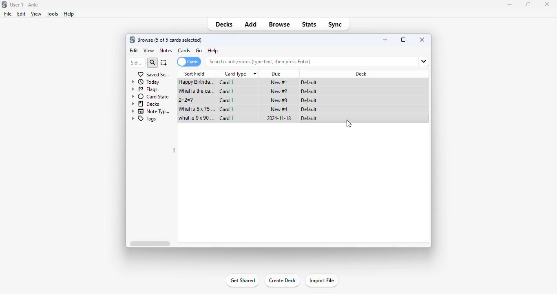 This screenshot has height=294, width=557. Describe the element at coordinates (137, 62) in the screenshot. I see `sidebar filter` at that location.